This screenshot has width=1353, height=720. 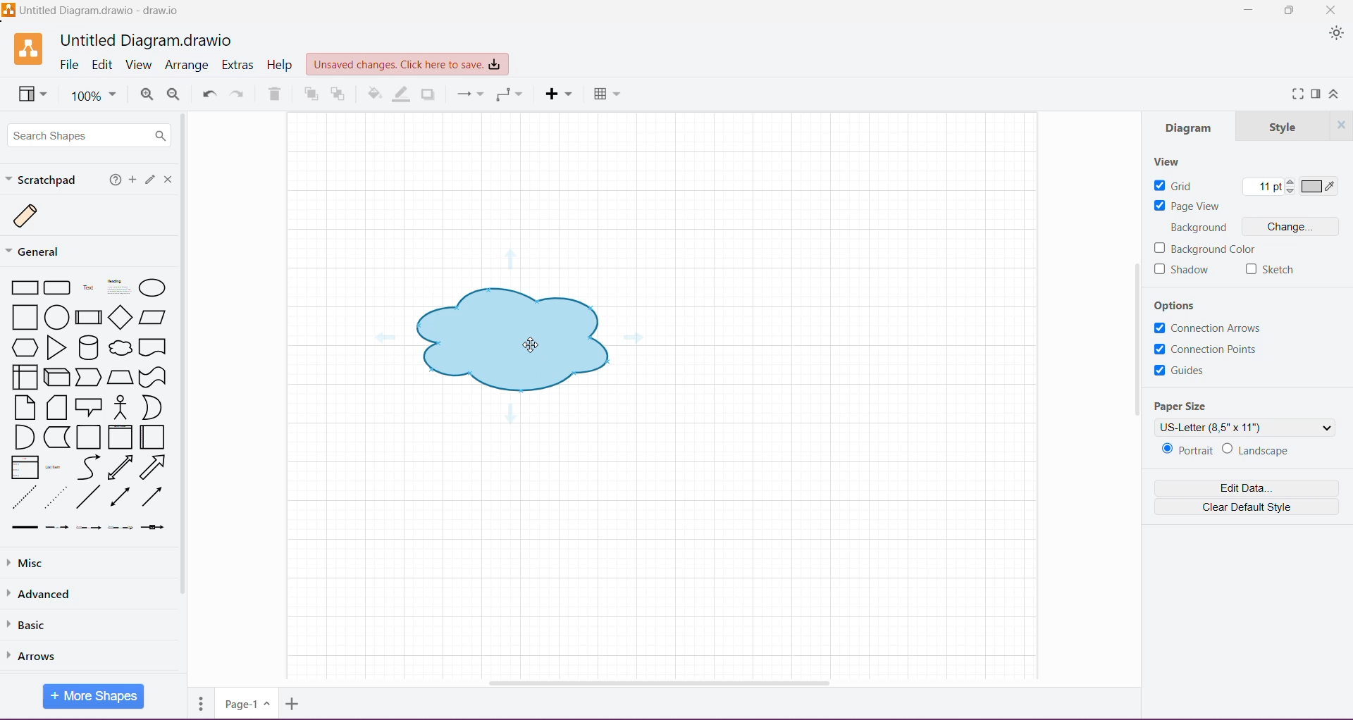 I want to click on 11pt, so click(x=1266, y=187).